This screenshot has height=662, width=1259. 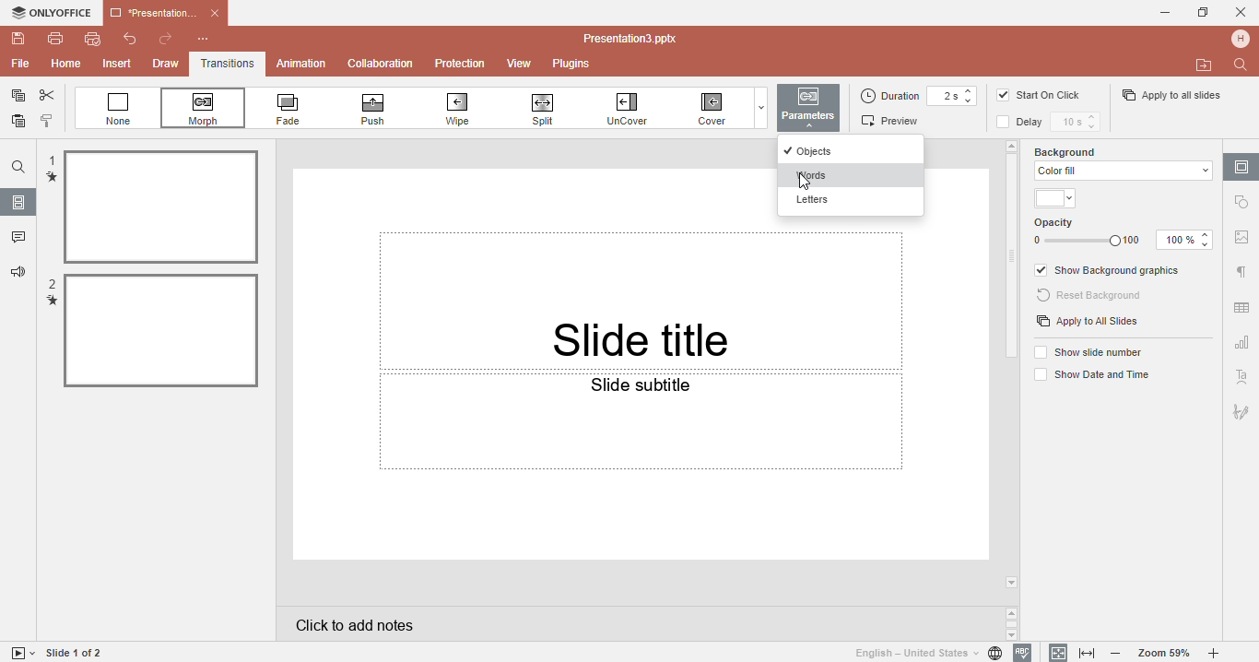 What do you see at coordinates (18, 239) in the screenshot?
I see `Comments` at bounding box center [18, 239].